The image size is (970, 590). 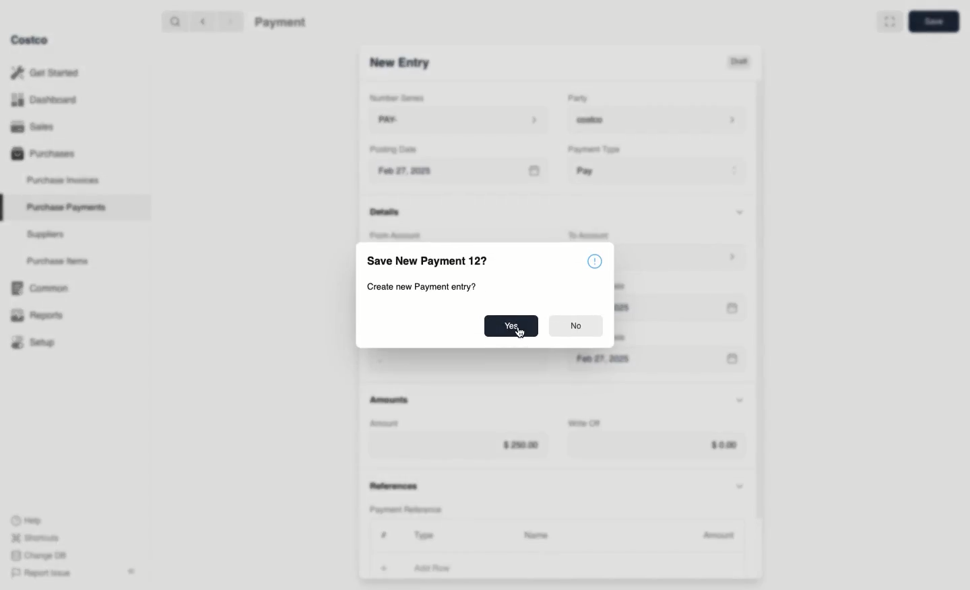 What do you see at coordinates (65, 206) in the screenshot?
I see `Purchase Payments` at bounding box center [65, 206].